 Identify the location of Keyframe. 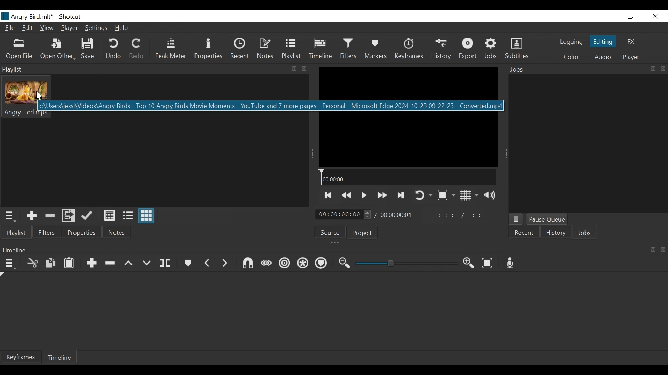
(20, 357).